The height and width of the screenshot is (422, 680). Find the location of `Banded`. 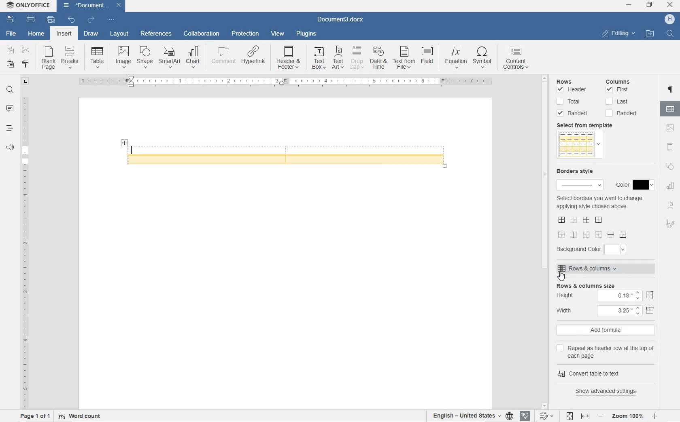

Banded is located at coordinates (574, 114).